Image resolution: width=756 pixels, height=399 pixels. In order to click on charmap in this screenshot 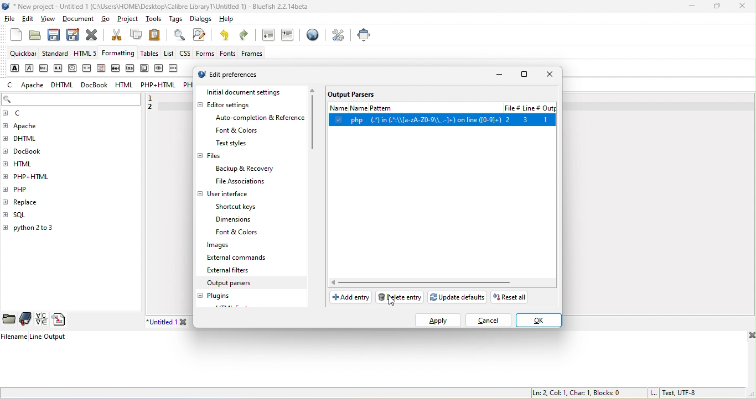, I will do `click(41, 319)`.